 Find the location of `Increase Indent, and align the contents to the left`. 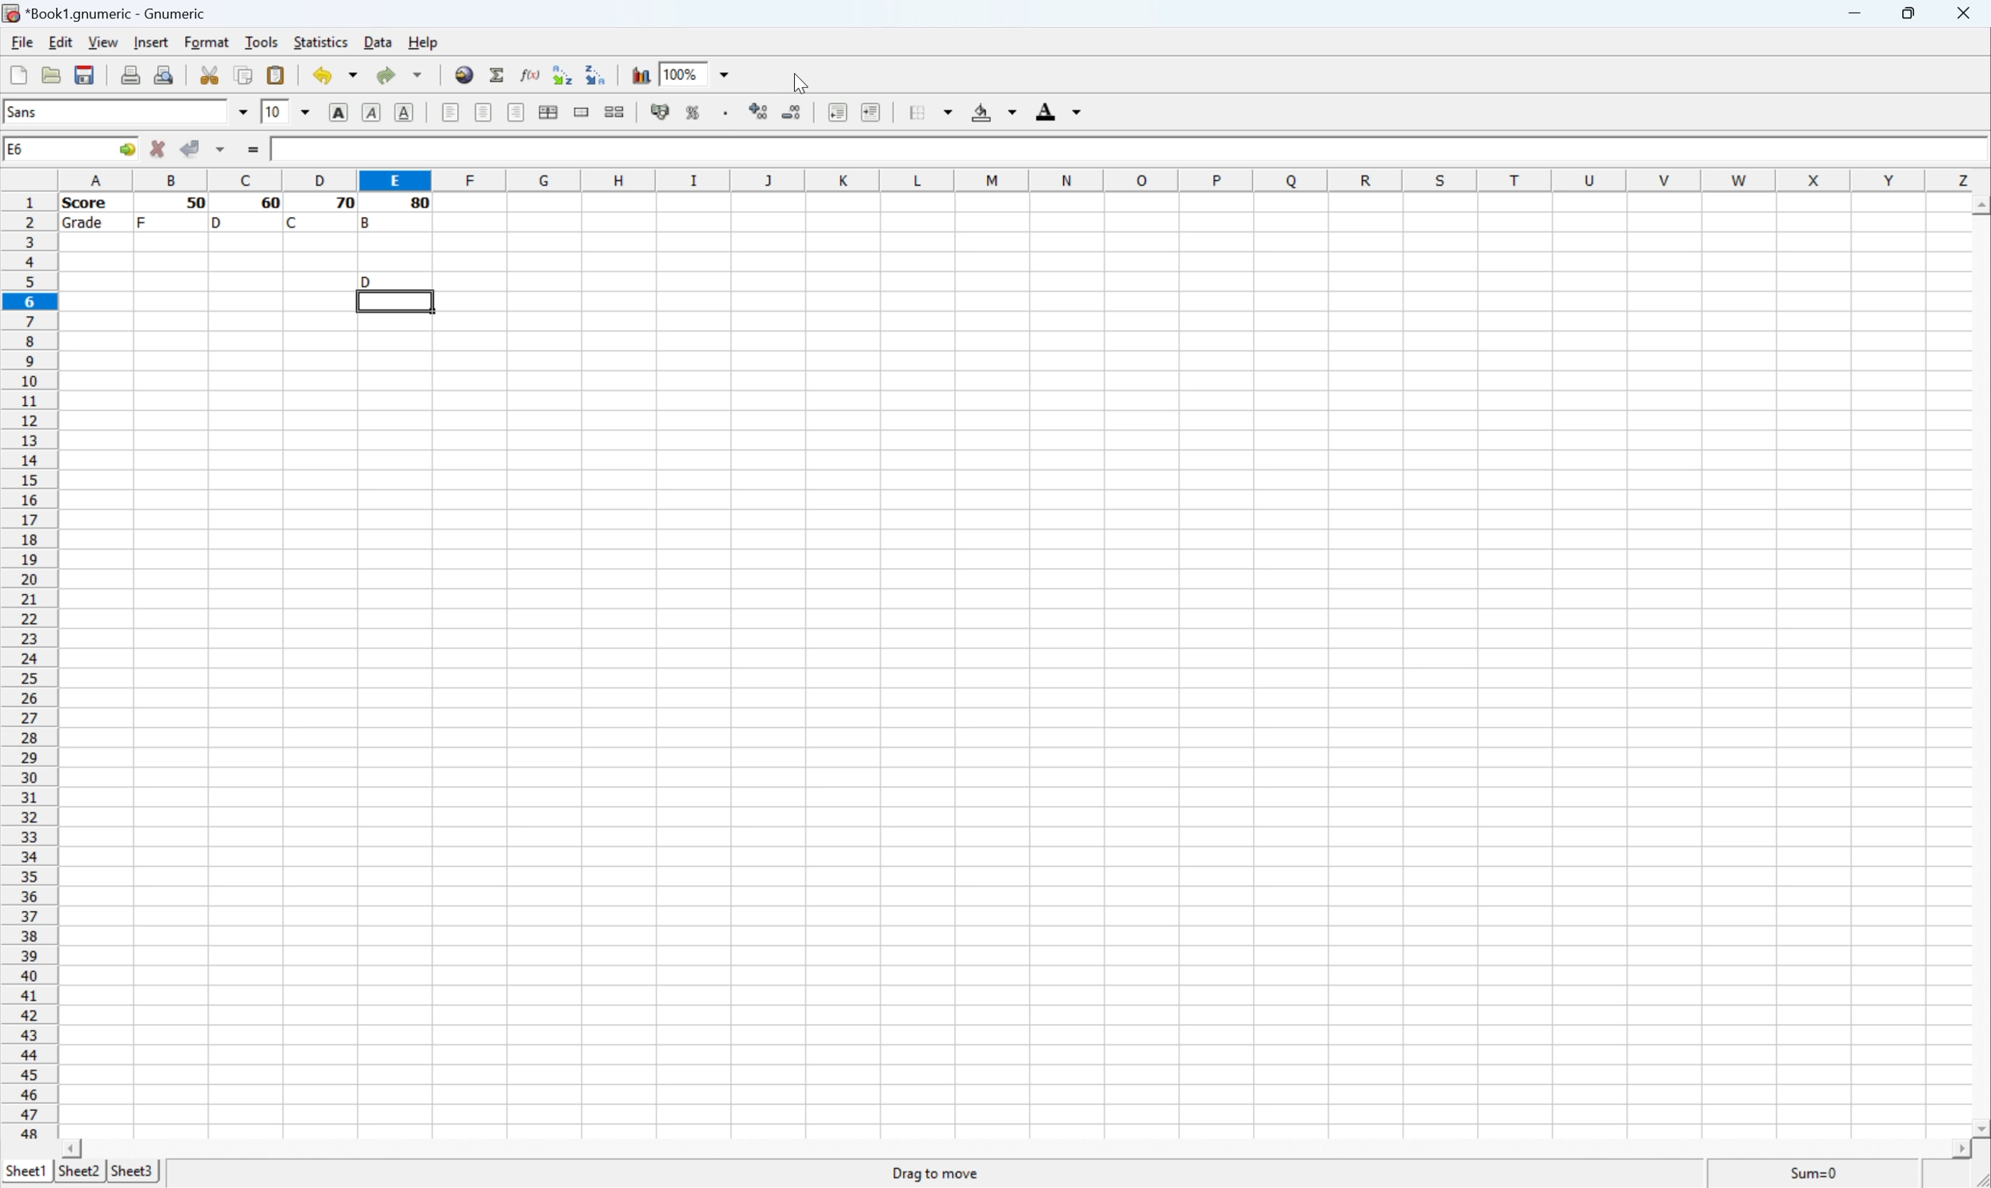

Increase Indent, and align the contents to the left is located at coordinates (873, 108).